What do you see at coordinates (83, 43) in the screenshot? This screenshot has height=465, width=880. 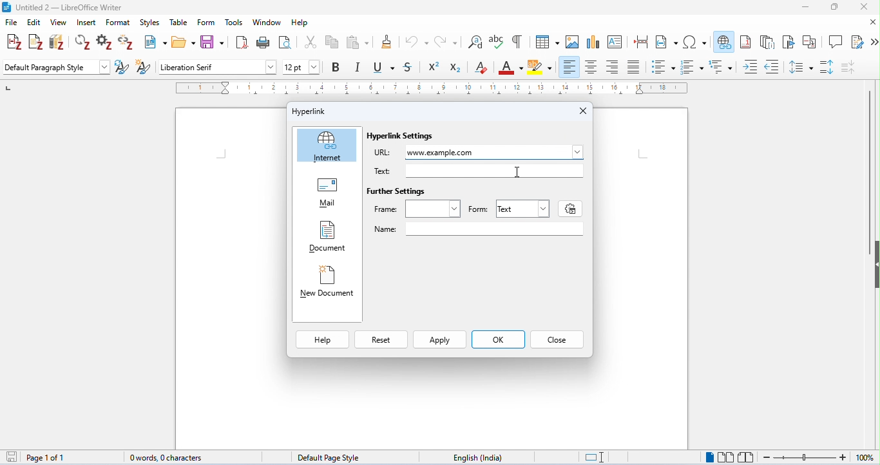 I see `refresh` at bounding box center [83, 43].